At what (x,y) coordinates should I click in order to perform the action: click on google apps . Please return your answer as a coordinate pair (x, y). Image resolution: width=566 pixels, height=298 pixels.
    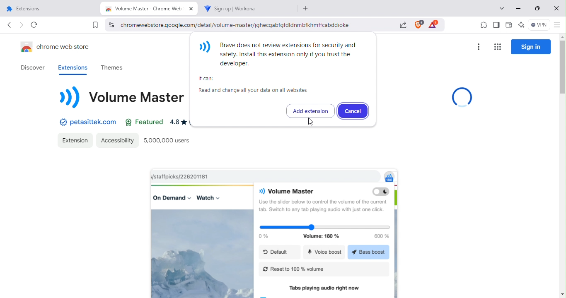
    Looking at the image, I should click on (498, 46).